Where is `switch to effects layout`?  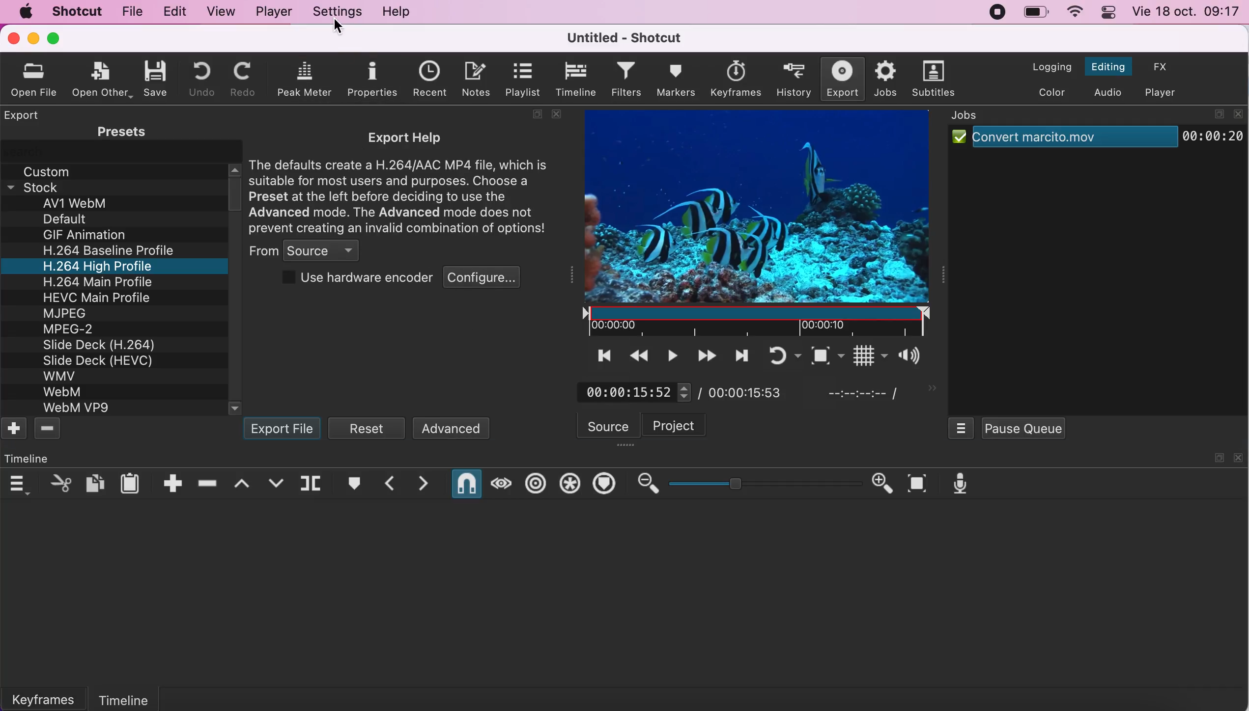
switch to effects layout is located at coordinates (1163, 66).